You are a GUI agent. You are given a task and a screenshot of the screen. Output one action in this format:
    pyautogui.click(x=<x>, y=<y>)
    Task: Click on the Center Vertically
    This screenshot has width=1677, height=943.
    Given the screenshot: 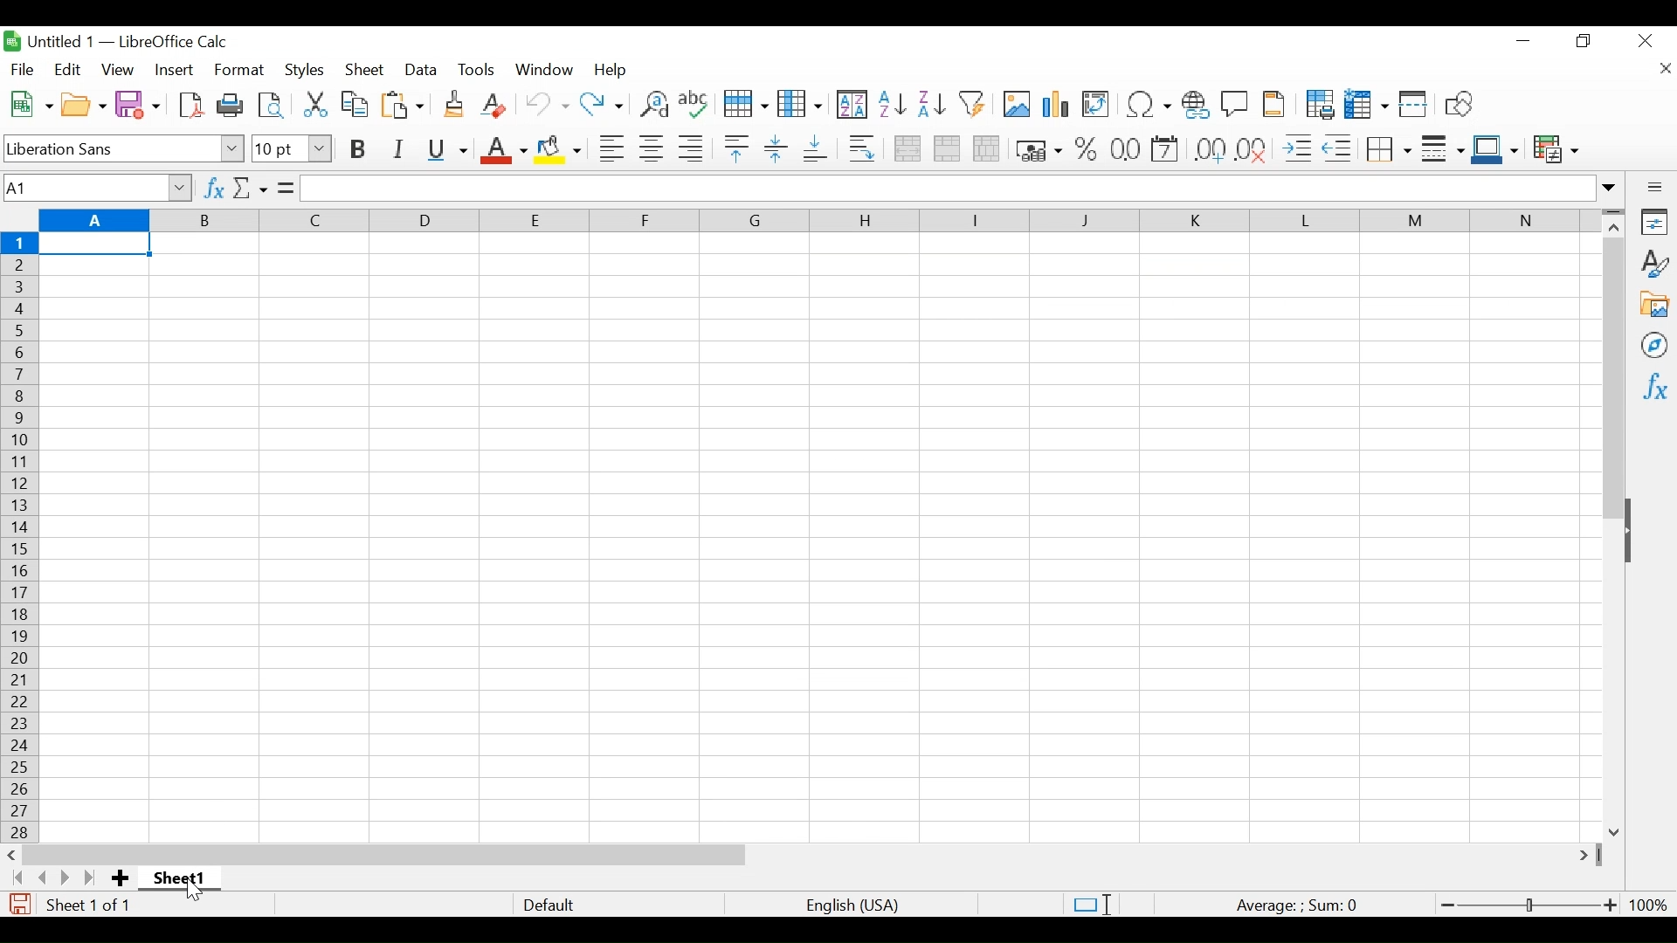 What is the action you would take?
    pyautogui.click(x=775, y=149)
    